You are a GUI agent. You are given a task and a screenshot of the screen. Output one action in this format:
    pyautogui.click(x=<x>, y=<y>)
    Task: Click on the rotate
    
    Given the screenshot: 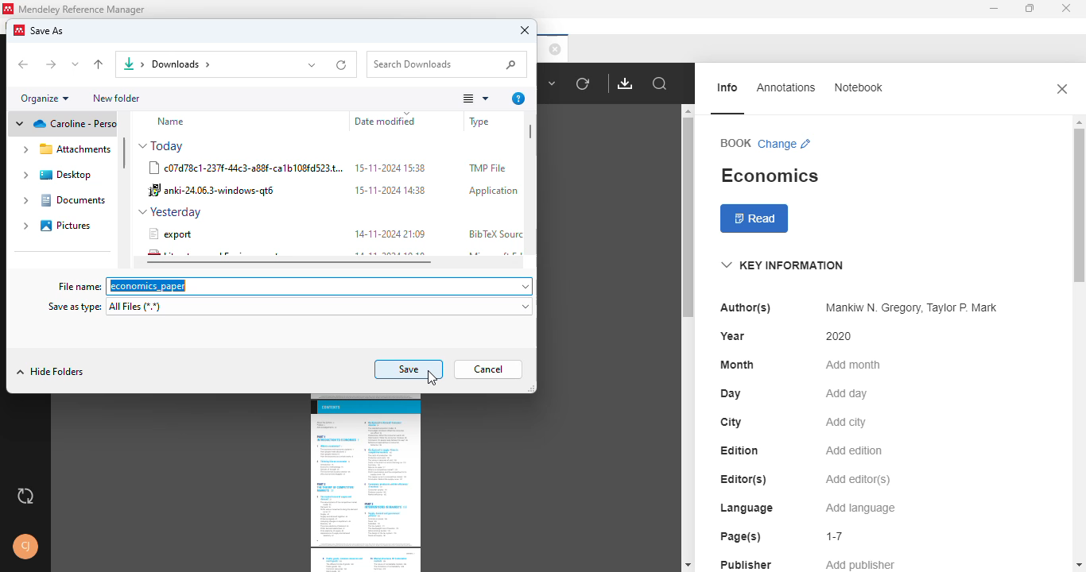 What is the action you would take?
    pyautogui.click(x=583, y=83)
    